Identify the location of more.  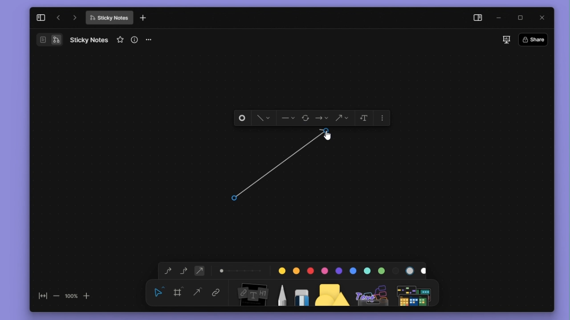
(415, 292).